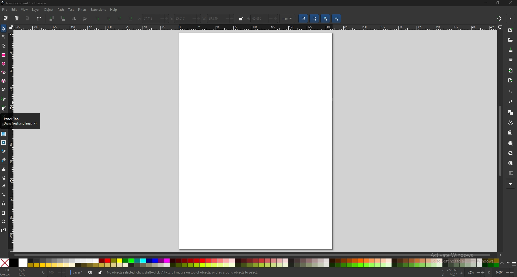 The height and width of the screenshot is (277, 517). What do you see at coordinates (99, 10) in the screenshot?
I see `extensions` at bounding box center [99, 10].